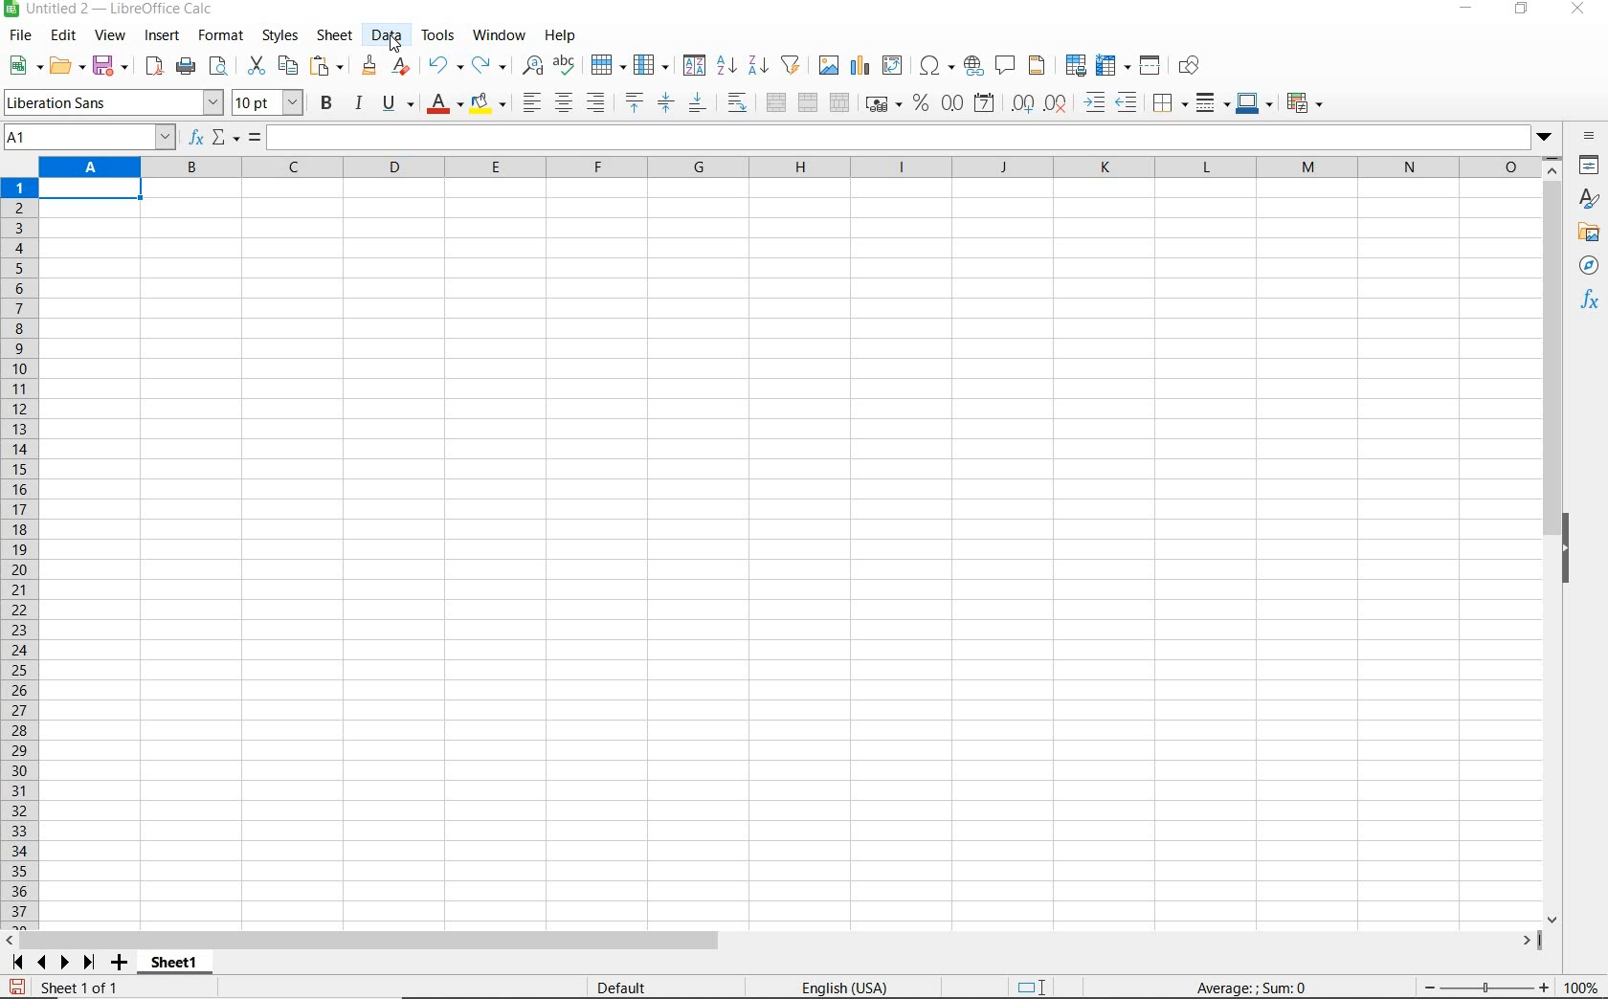 The height and width of the screenshot is (999, 1608). What do you see at coordinates (64, 38) in the screenshot?
I see `edit` at bounding box center [64, 38].